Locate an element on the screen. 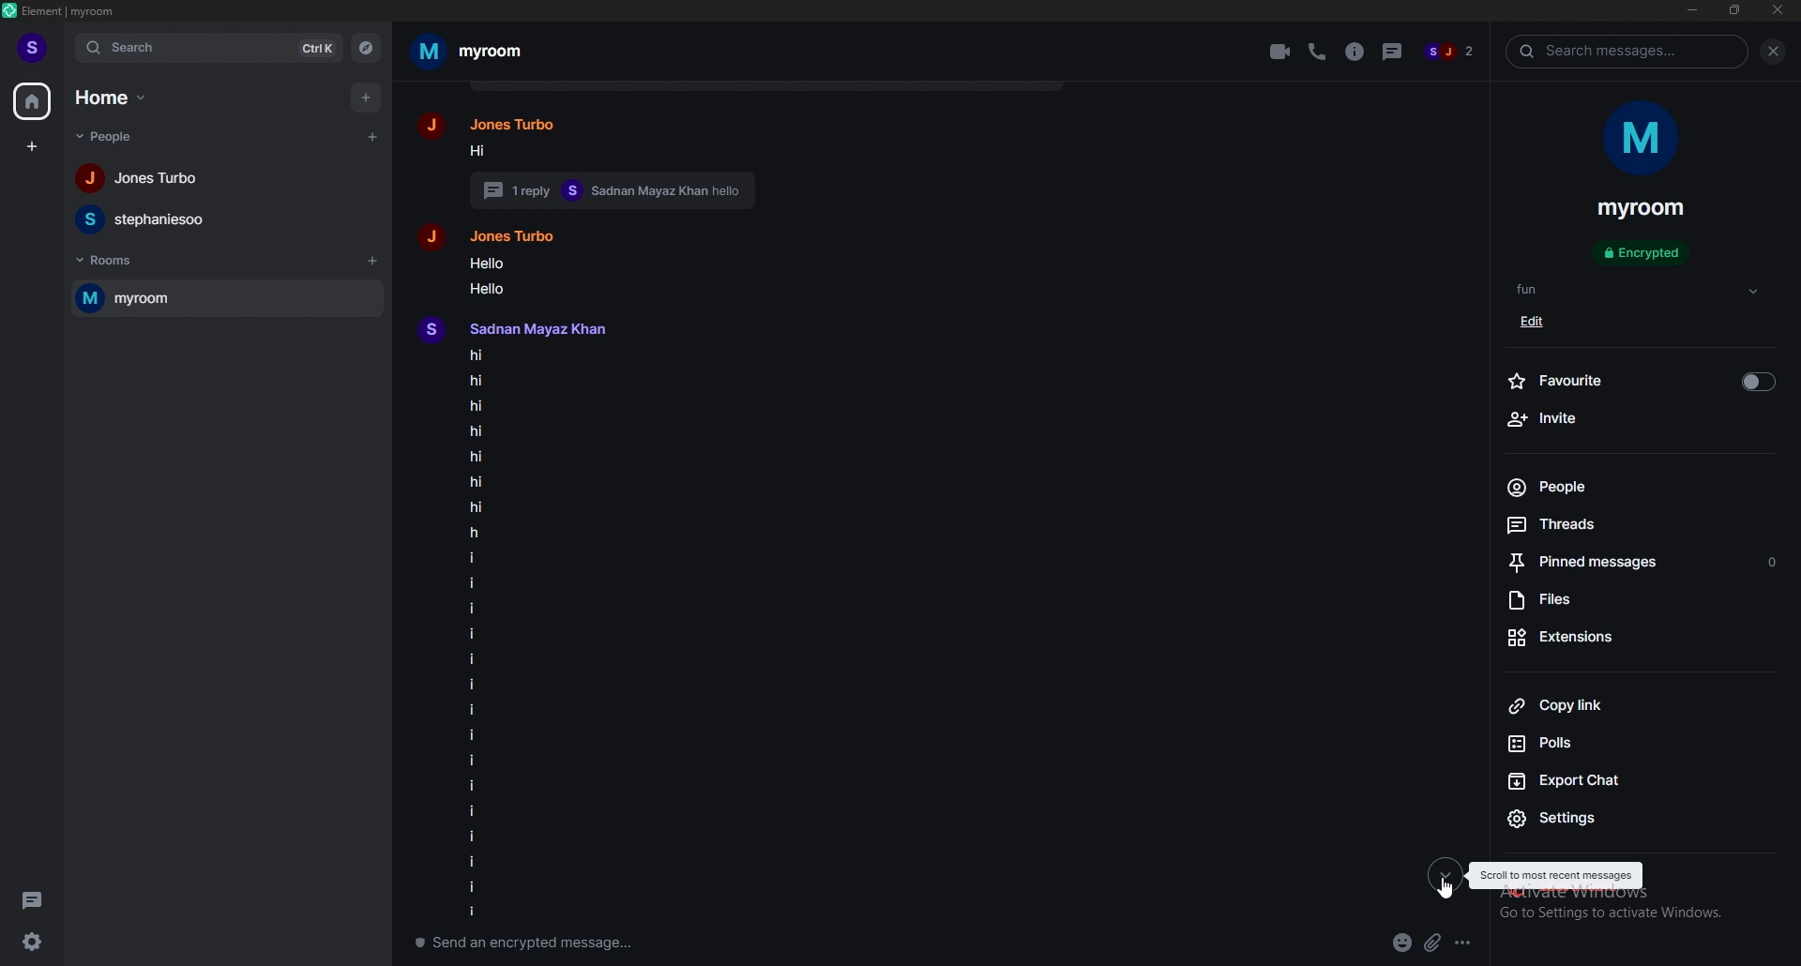 This screenshot has height=966, width=1801. create space is located at coordinates (35, 146).